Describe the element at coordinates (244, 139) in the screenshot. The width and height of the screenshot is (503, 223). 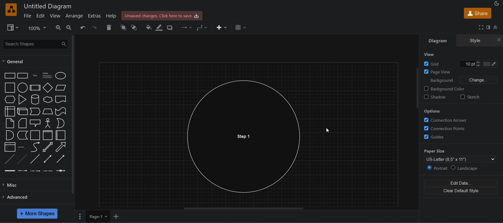
I see `circle` at that location.